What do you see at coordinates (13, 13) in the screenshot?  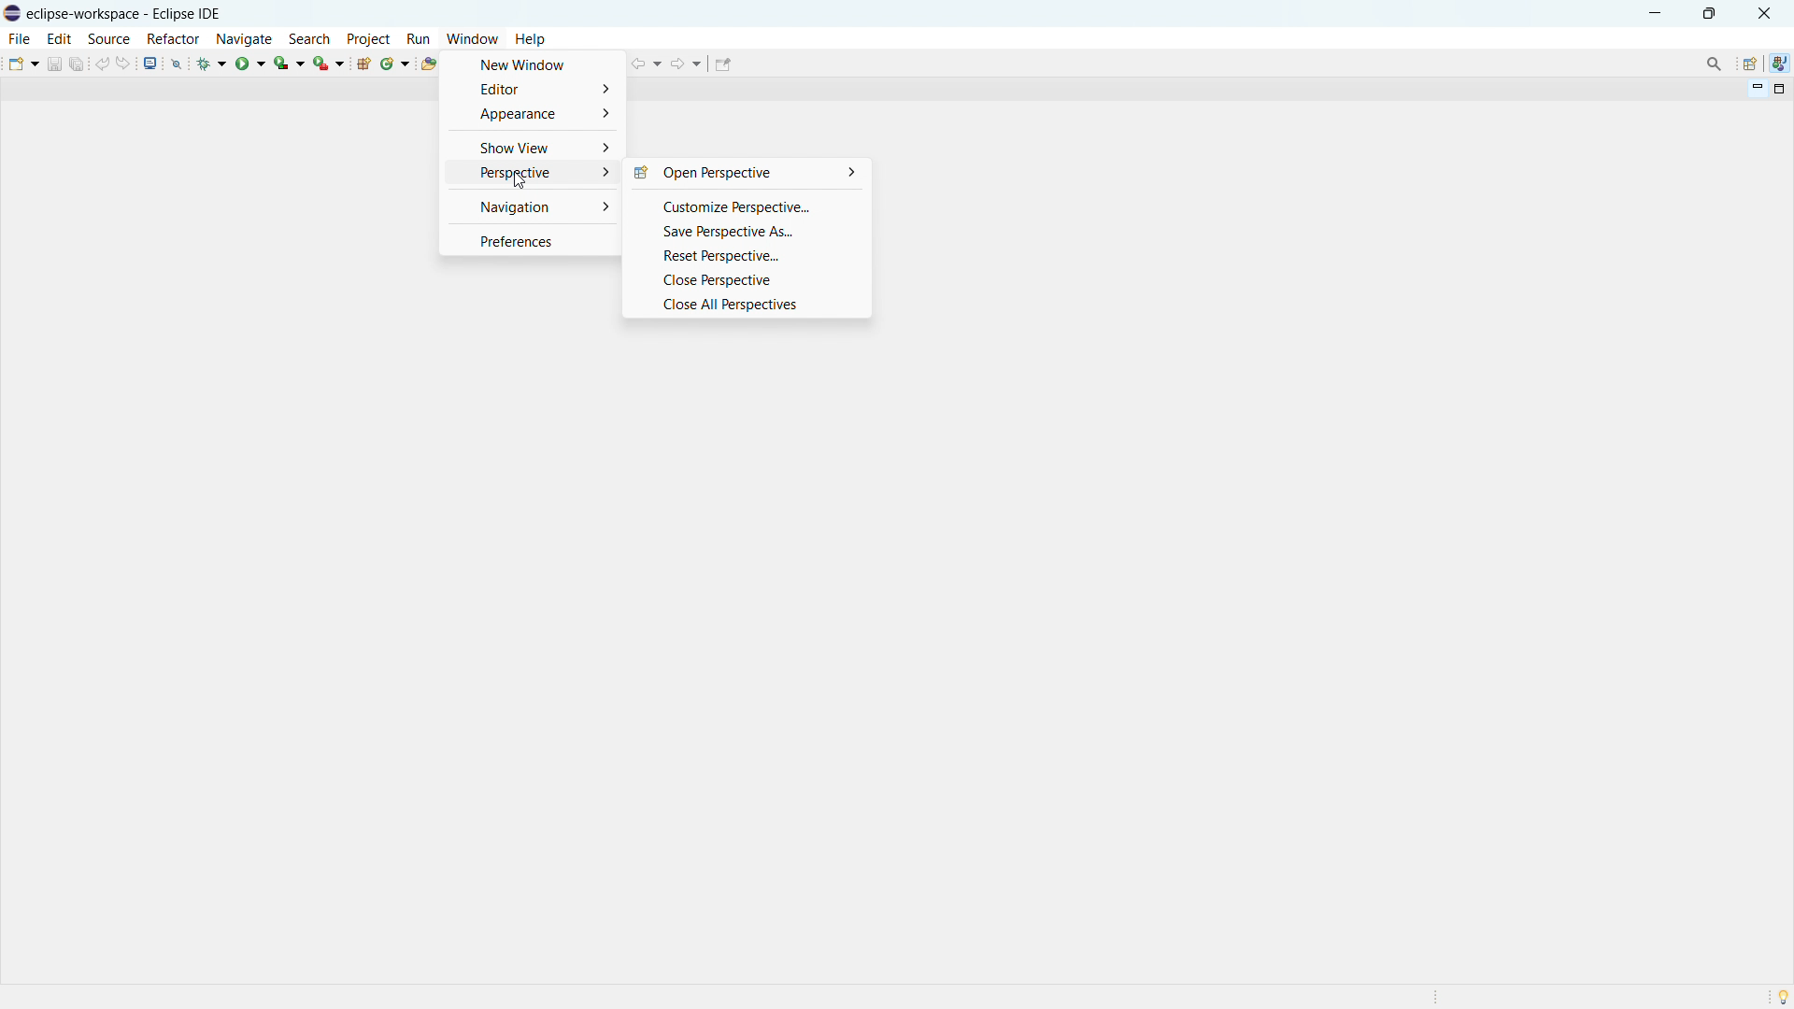 I see `logo` at bounding box center [13, 13].